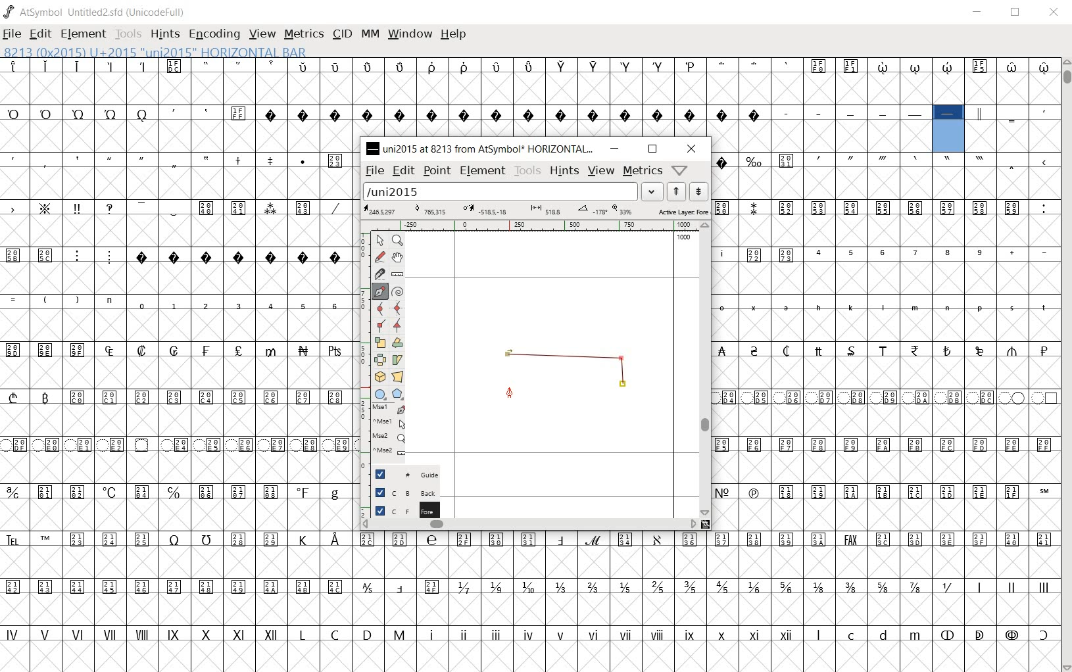 The image size is (1072, 672). Describe the element at coordinates (399, 360) in the screenshot. I see `Rotate the selection` at that location.